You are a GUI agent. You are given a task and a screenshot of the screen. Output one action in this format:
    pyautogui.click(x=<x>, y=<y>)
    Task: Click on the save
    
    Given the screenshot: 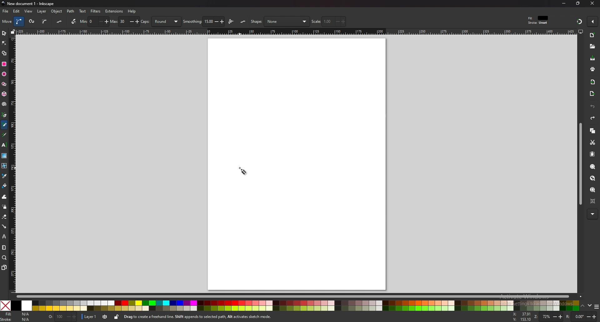 What is the action you would take?
    pyautogui.click(x=593, y=59)
    